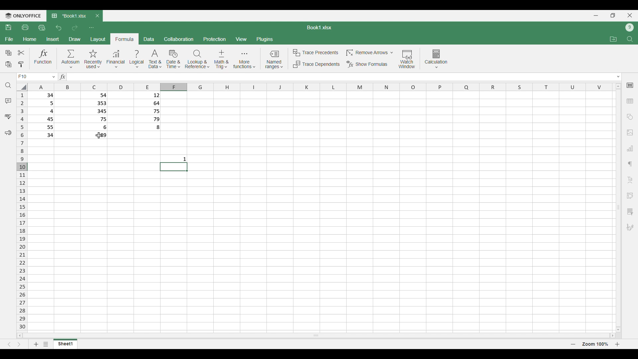 This screenshot has height=359, width=638. What do you see at coordinates (91, 28) in the screenshot?
I see `Customize quick access toolbar` at bounding box center [91, 28].